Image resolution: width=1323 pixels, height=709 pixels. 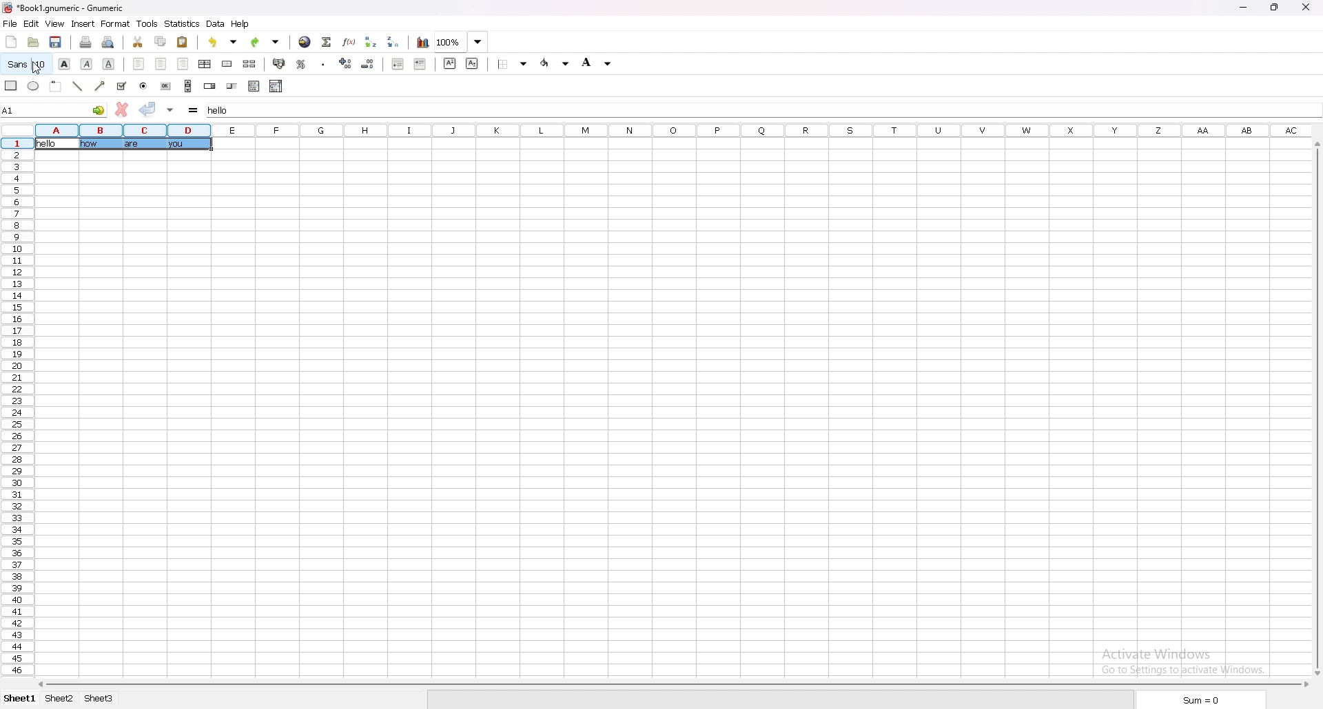 What do you see at coordinates (205, 63) in the screenshot?
I see `centre horizontally` at bounding box center [205, 63].